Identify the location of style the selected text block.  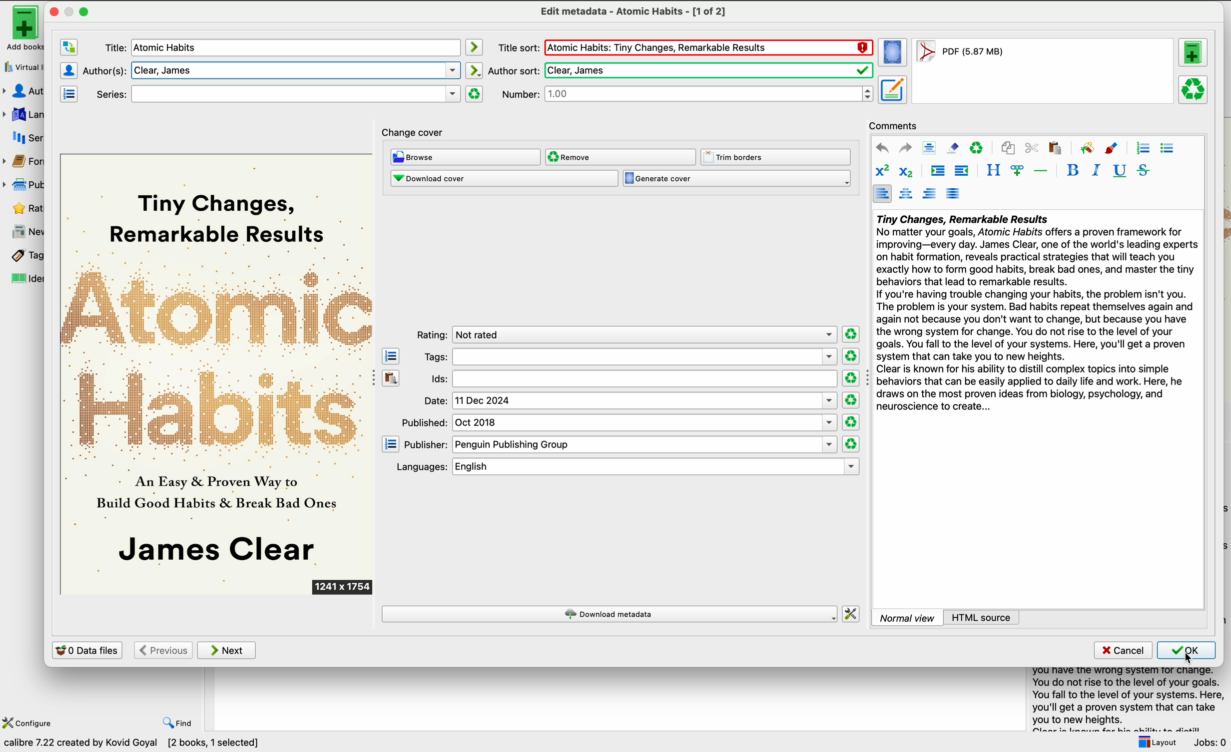
(993, 171).